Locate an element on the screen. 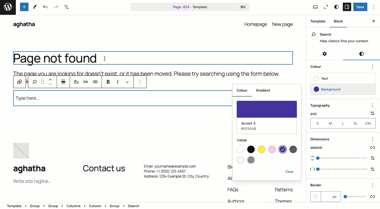 This screenshot has width=380, height=209. Border is located at coordinates (317, 185).